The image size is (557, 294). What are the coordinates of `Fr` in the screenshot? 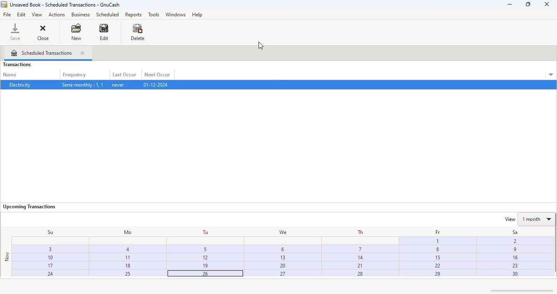 It's located at (436, 232).